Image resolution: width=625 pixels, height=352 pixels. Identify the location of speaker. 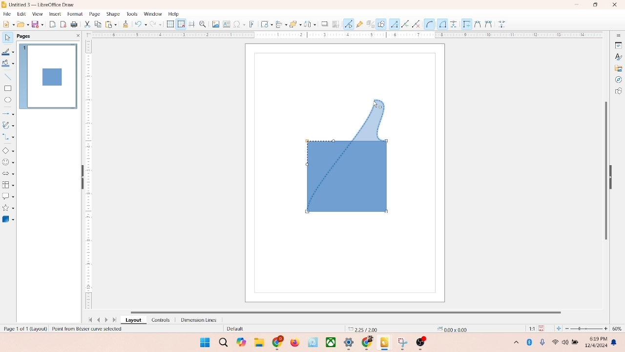
(566, 342).